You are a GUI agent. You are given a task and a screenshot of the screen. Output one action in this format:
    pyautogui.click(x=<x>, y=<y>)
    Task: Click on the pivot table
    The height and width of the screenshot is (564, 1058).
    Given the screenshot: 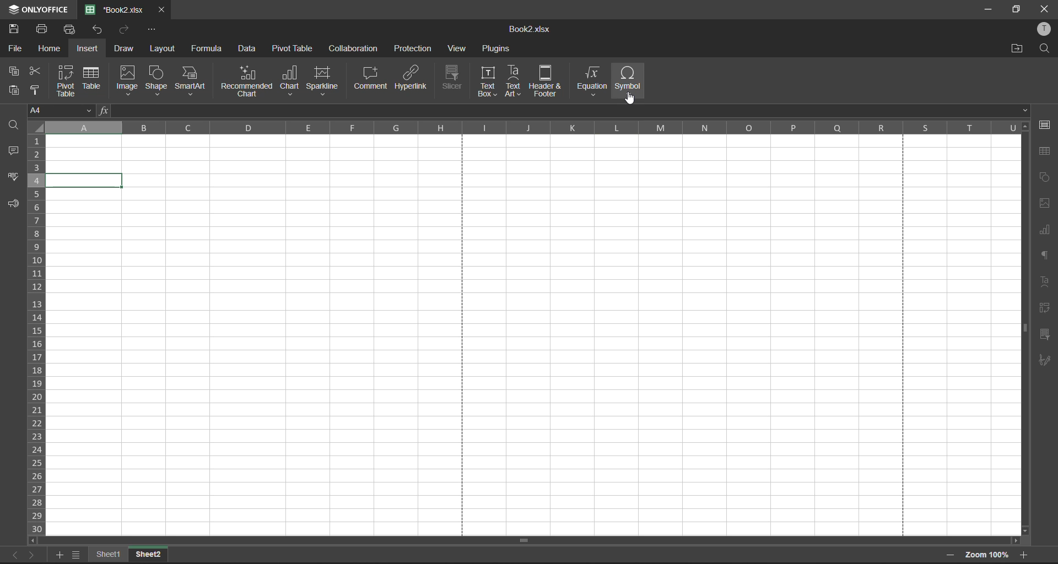 What is the action you would take?
    pyautogui.click(x=66, y=80)
    